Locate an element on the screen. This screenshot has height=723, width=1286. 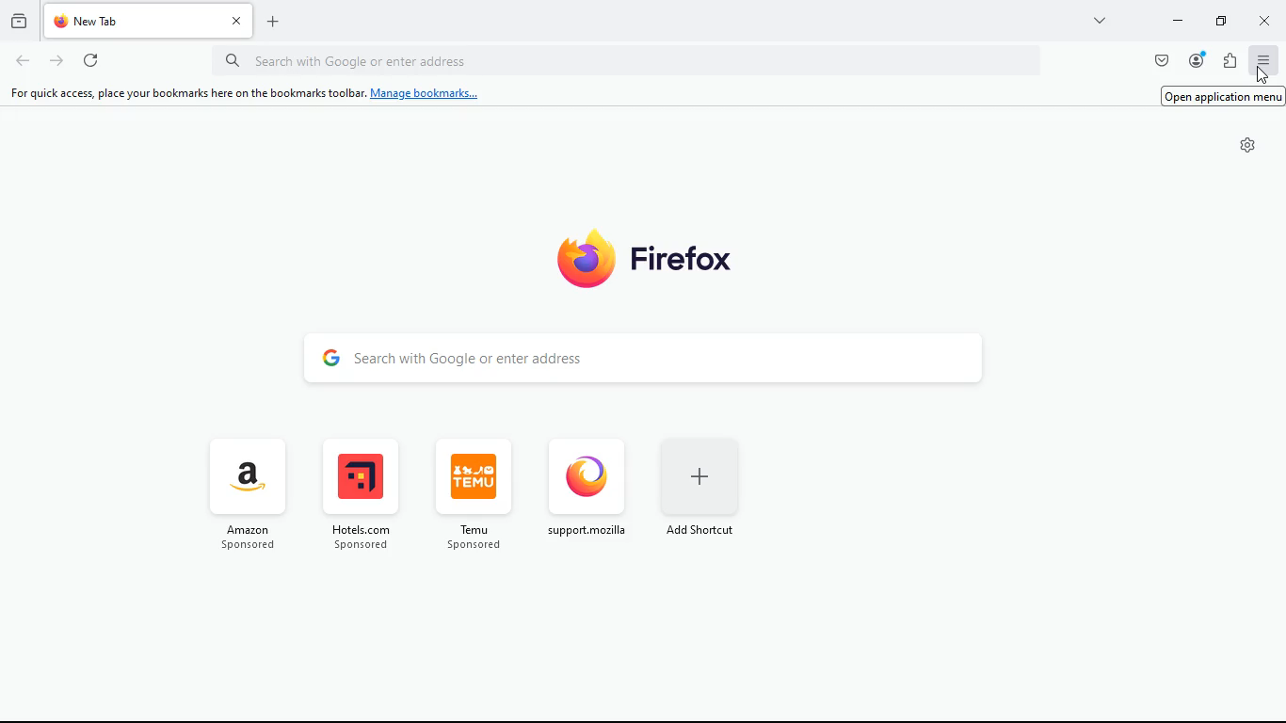
settings is located at coordinates (1247, 145).